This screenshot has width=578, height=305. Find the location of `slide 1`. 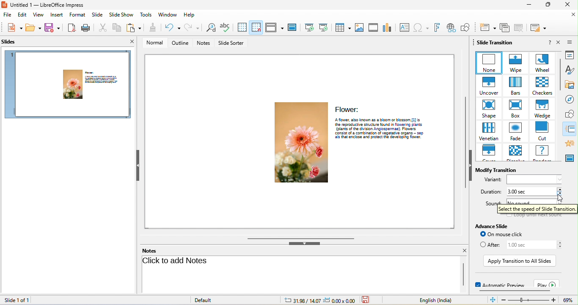

slide 1 is located at coordinates (69, 85).